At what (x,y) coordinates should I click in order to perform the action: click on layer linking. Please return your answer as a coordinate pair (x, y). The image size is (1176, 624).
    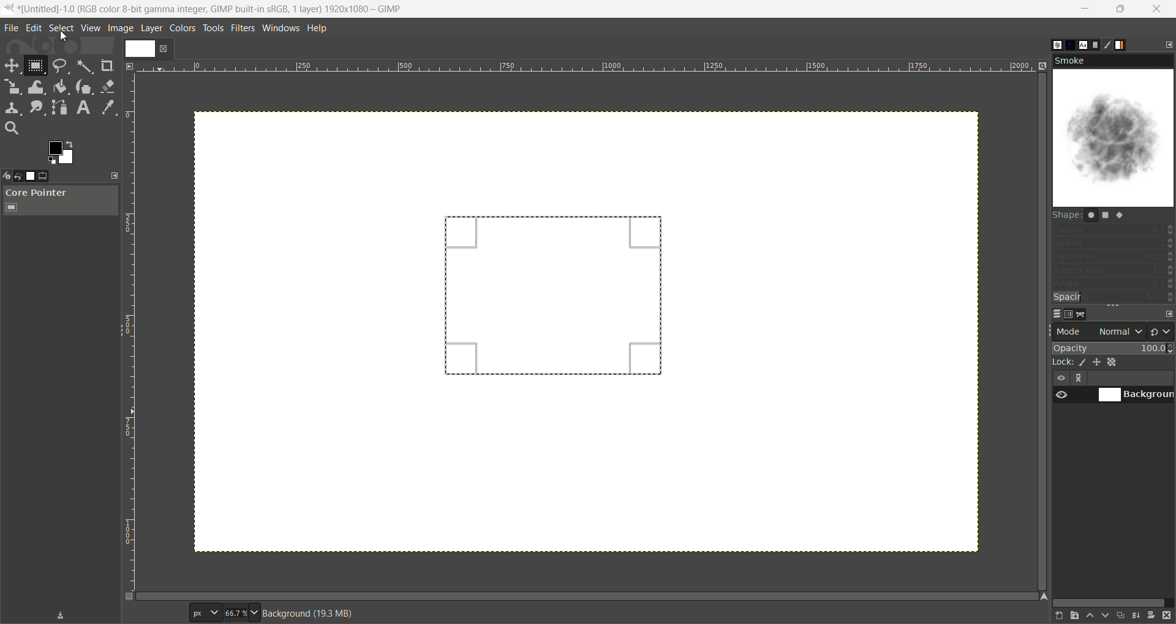
    Looking at the image, I should click on (1081, 378).